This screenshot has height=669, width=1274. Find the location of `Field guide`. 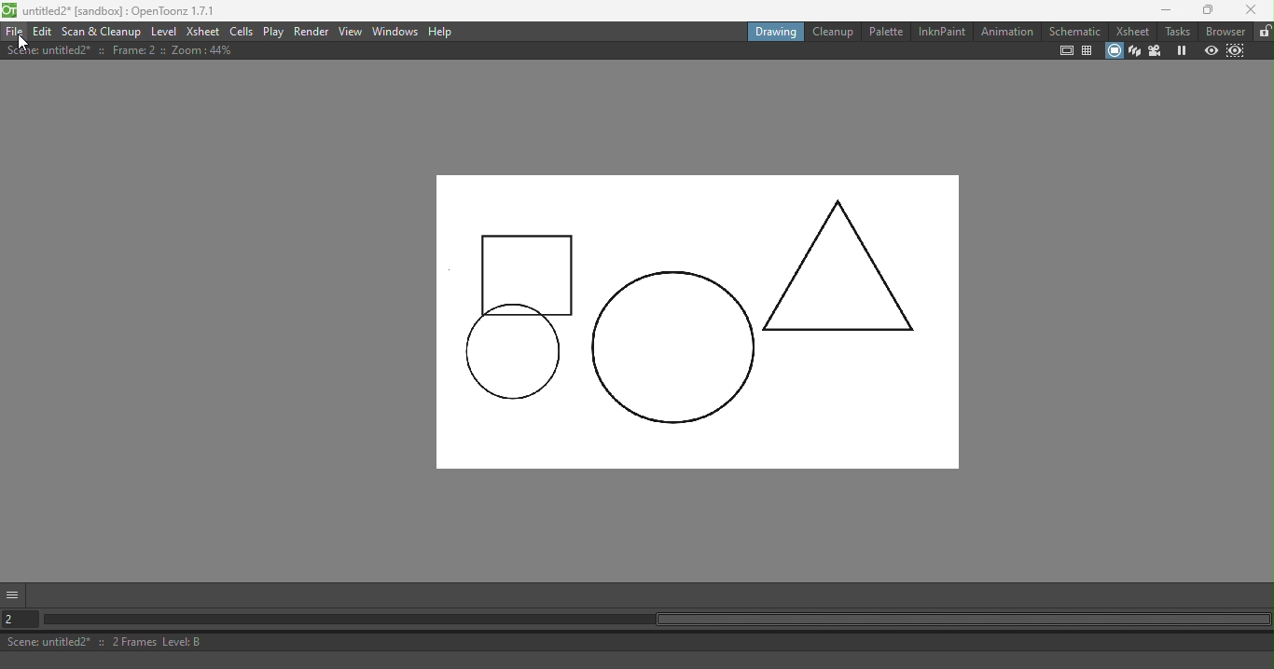

Field guide is located at coordinates (1087, 51).